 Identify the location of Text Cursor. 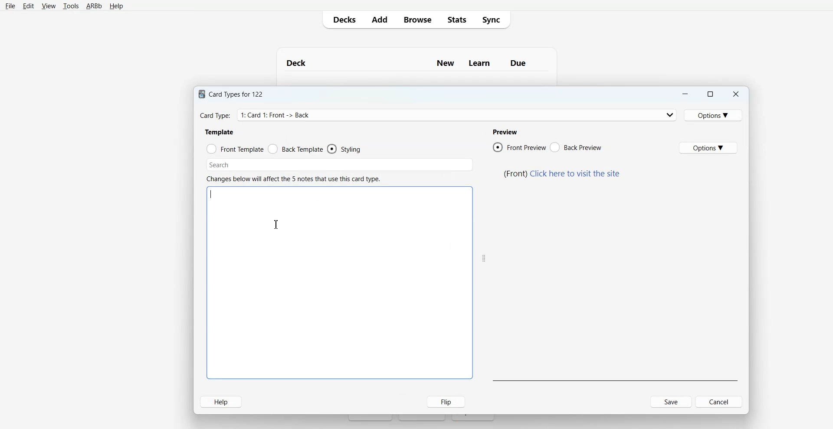
(212, 195).